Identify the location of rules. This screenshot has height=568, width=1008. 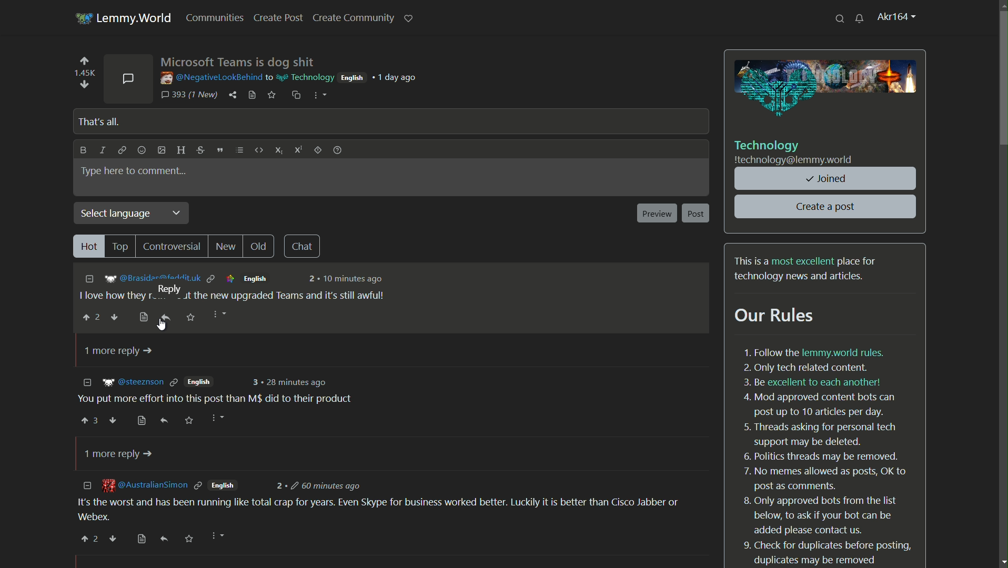
(826, 455).